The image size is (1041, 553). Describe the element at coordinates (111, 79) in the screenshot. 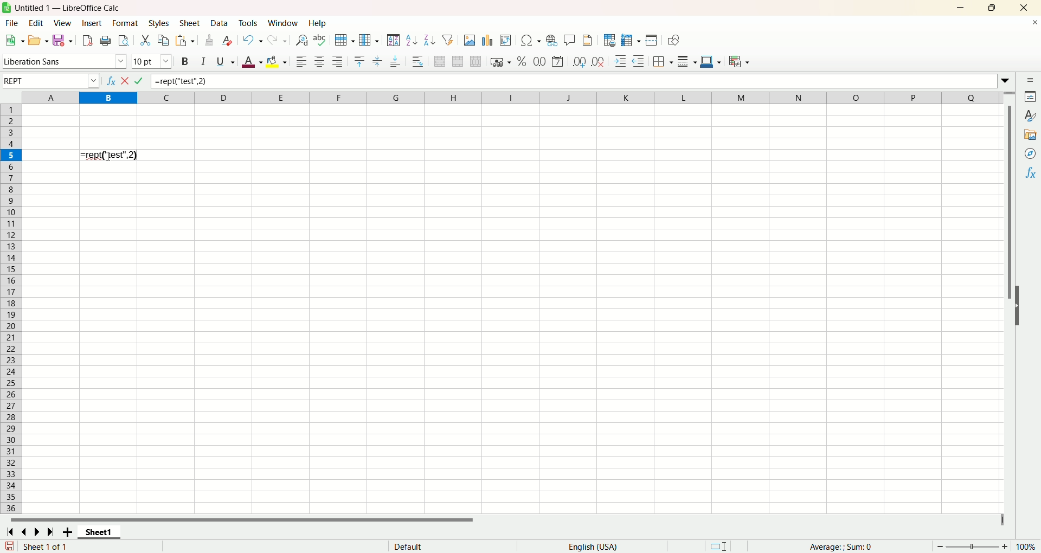

I see `function wizard` at that location.